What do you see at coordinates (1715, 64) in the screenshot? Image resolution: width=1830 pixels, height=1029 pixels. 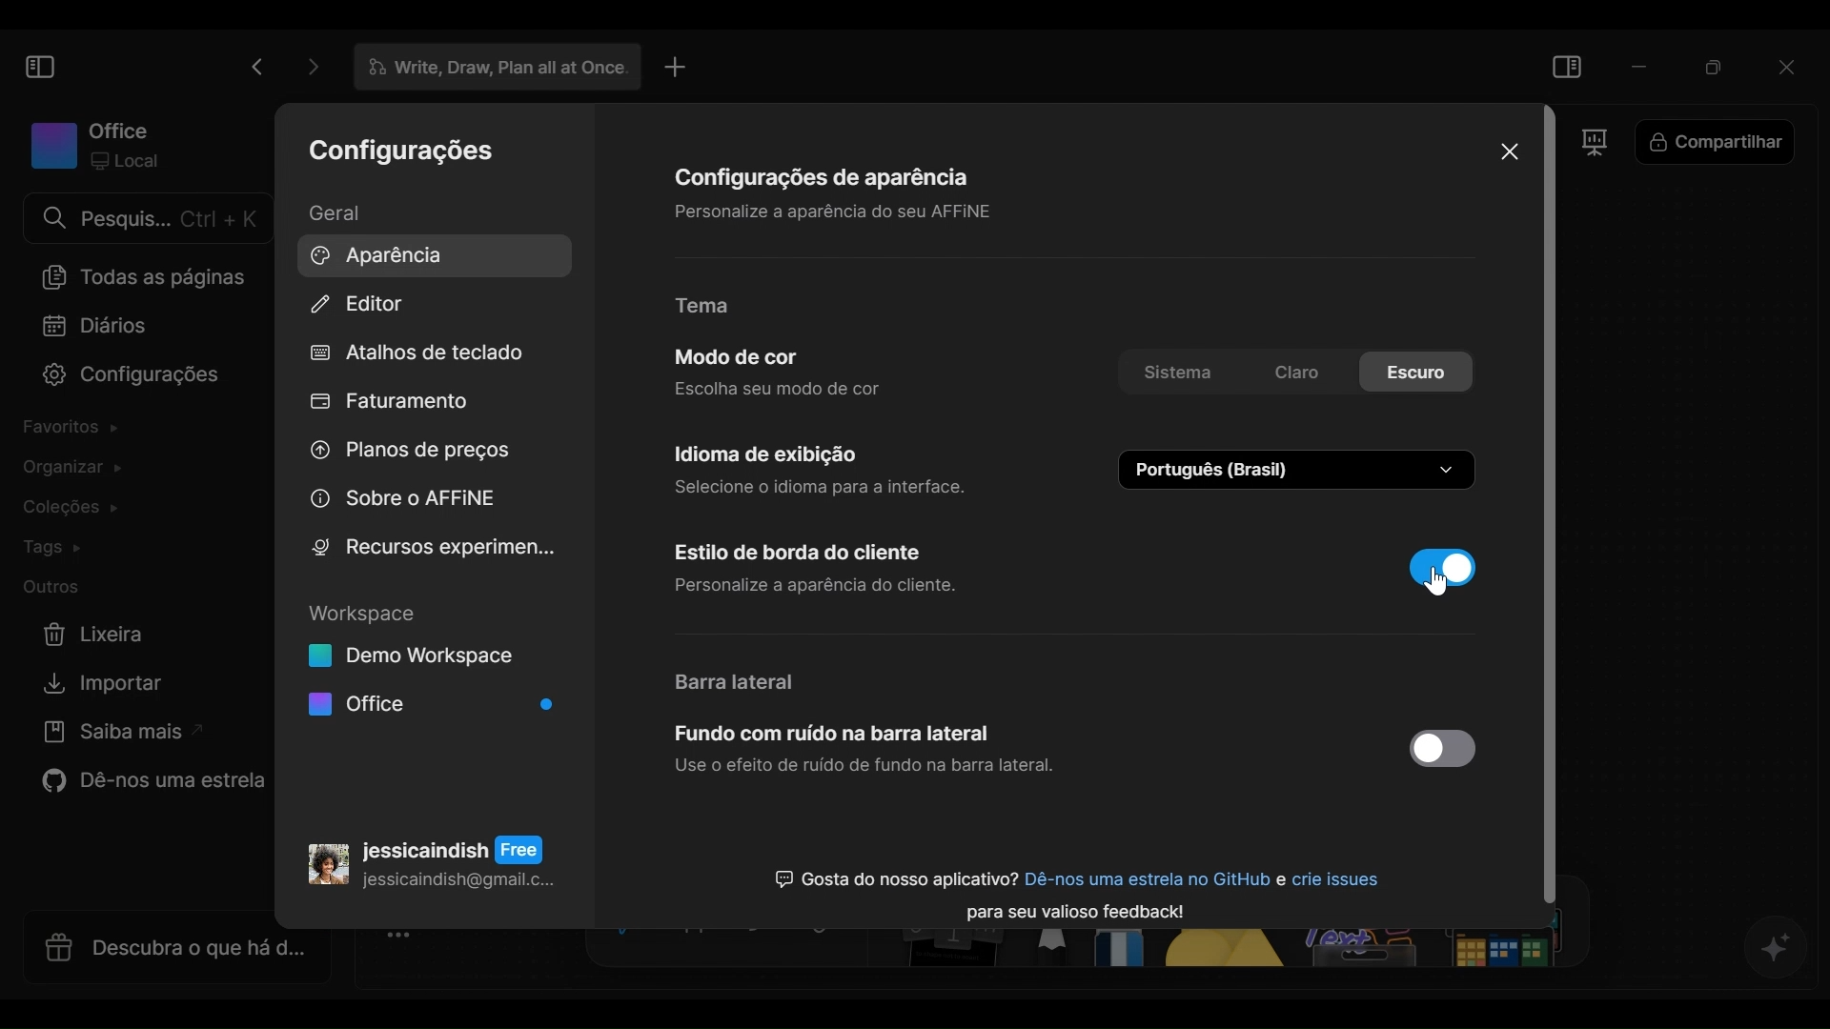 I see `Restore` at bounding box center [1715, 64].